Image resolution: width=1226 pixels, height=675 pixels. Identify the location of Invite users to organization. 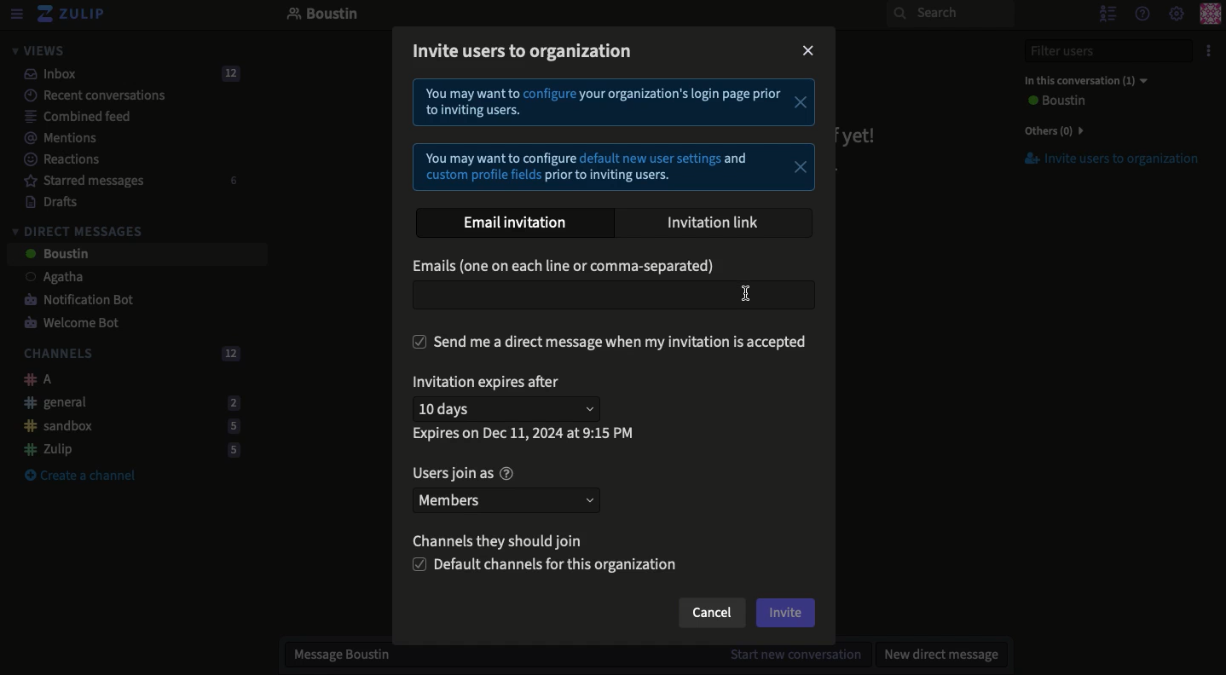
(1102, 159).